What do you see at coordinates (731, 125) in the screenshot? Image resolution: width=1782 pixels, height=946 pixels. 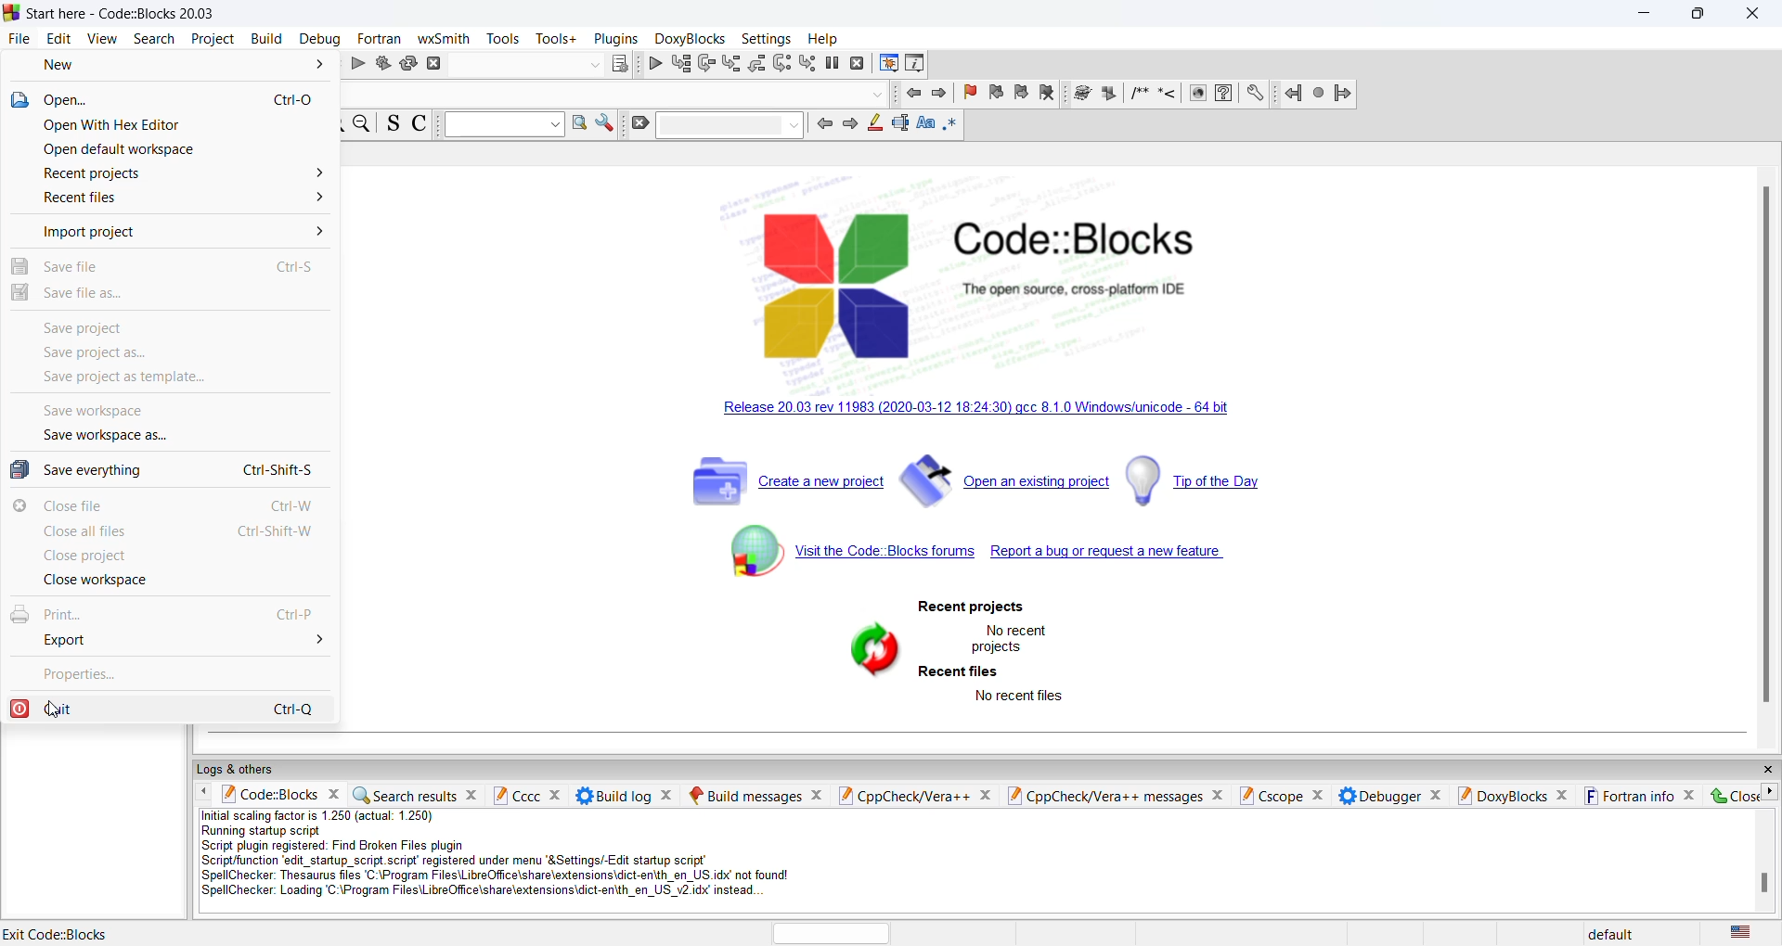 I see `dropdown` at bounding box center [731, 125].